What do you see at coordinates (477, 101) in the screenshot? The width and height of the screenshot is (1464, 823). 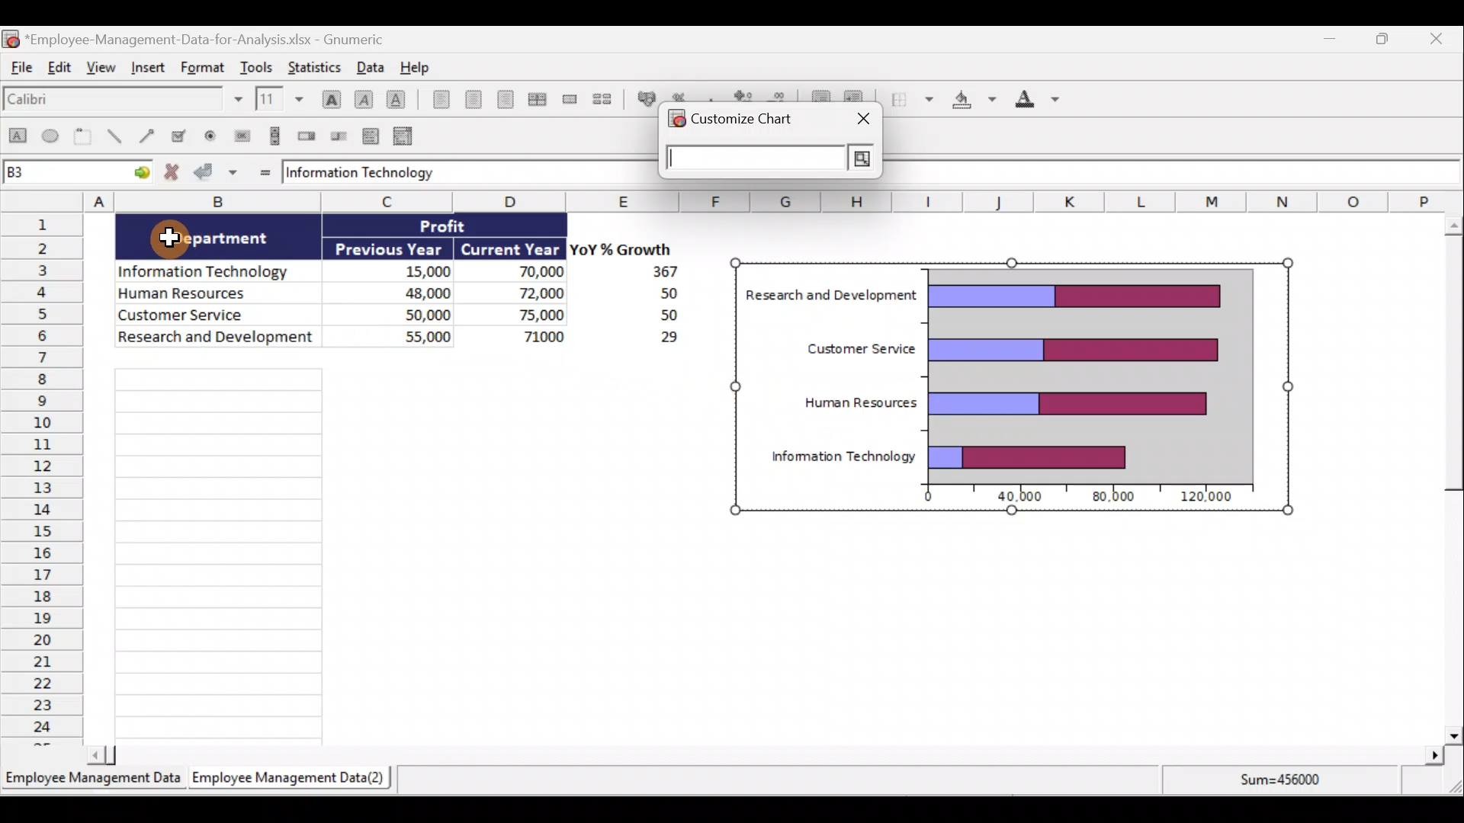 I see `Centre horizontally` at bounding box center [477, 101].